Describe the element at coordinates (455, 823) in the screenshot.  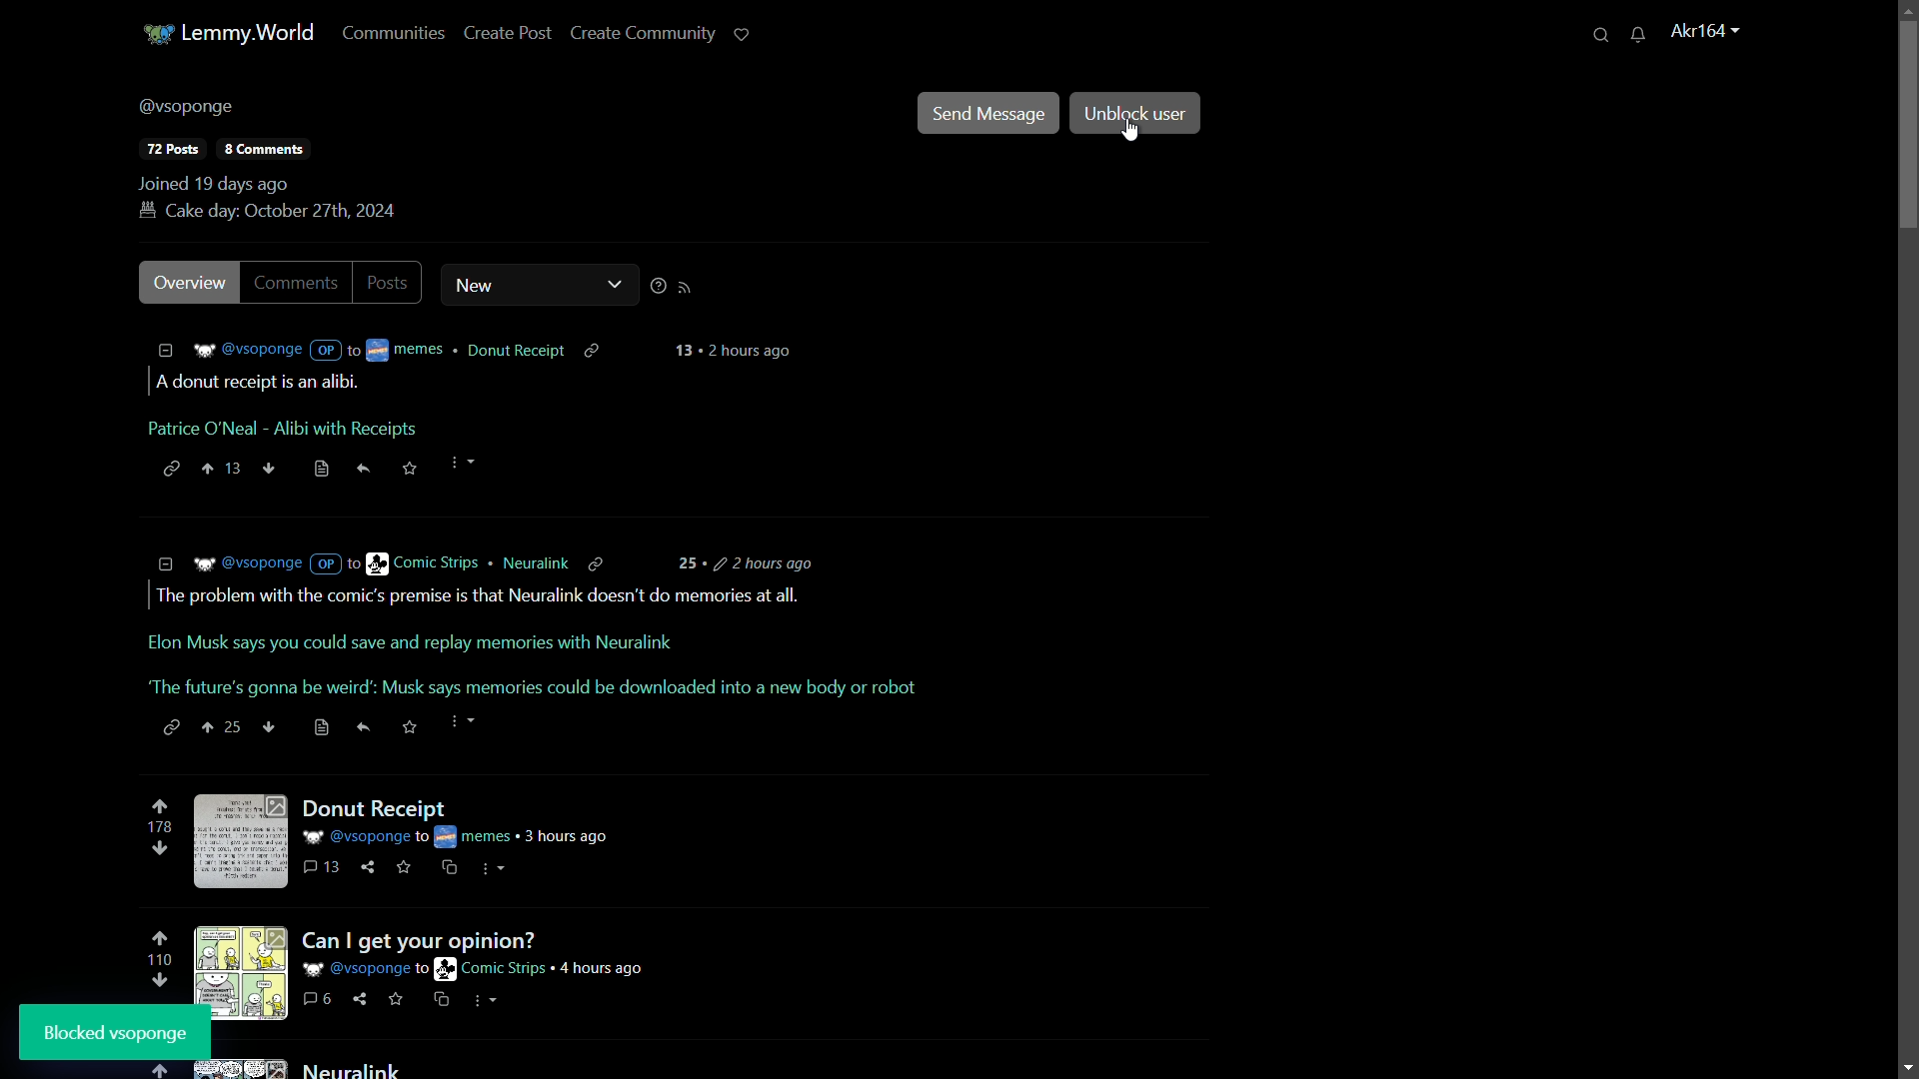
I see `post-1` at that location.